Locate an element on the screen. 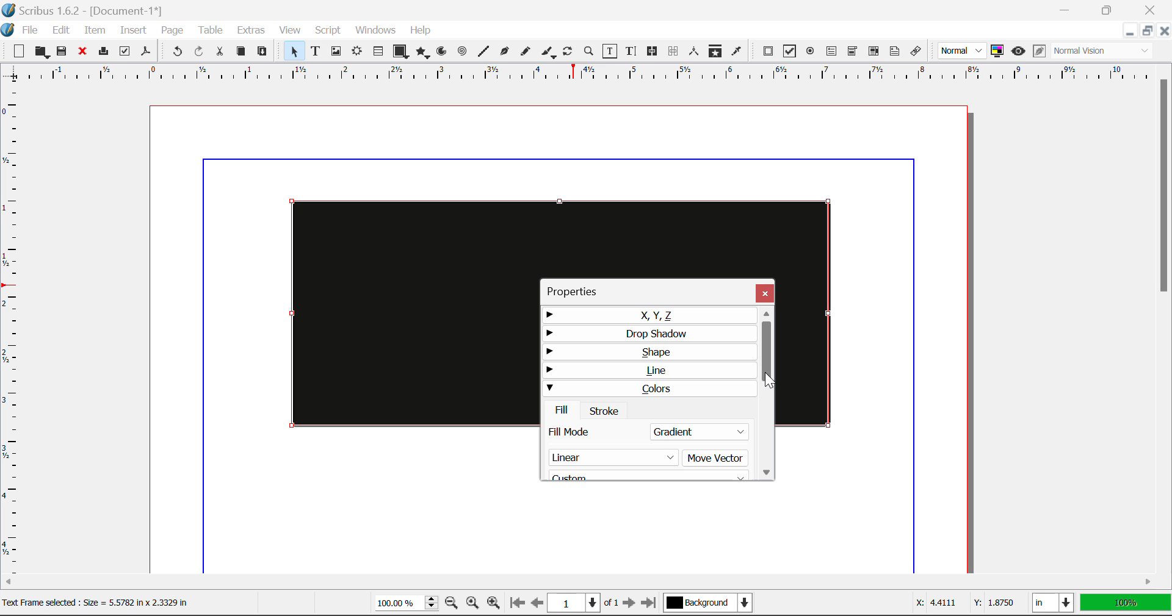 Image resolution: width=1172 pixels, height=616 pixels. Shapes is located at coordinates (400, 52).